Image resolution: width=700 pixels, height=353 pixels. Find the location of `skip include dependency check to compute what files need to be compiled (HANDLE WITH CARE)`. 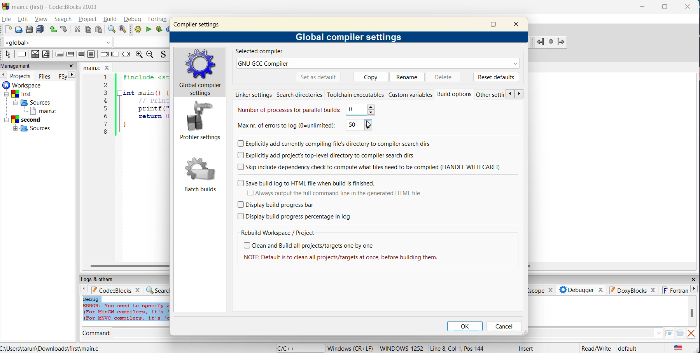

skip include dependency check to compute what files need to be compiled (HANDLE WITH CARE) is located at coordinates (376, 168).